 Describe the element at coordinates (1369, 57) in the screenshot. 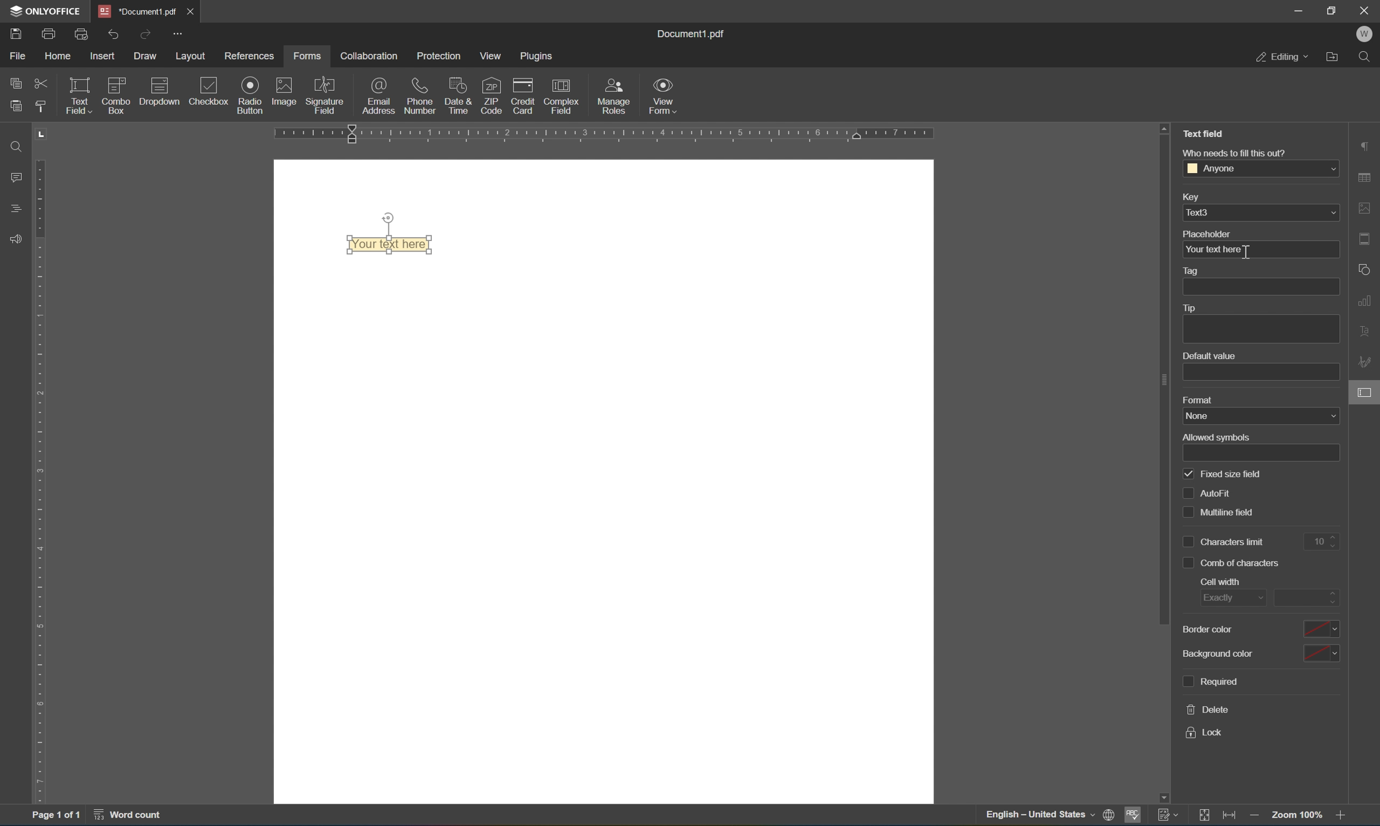

I see `Find` at that location.